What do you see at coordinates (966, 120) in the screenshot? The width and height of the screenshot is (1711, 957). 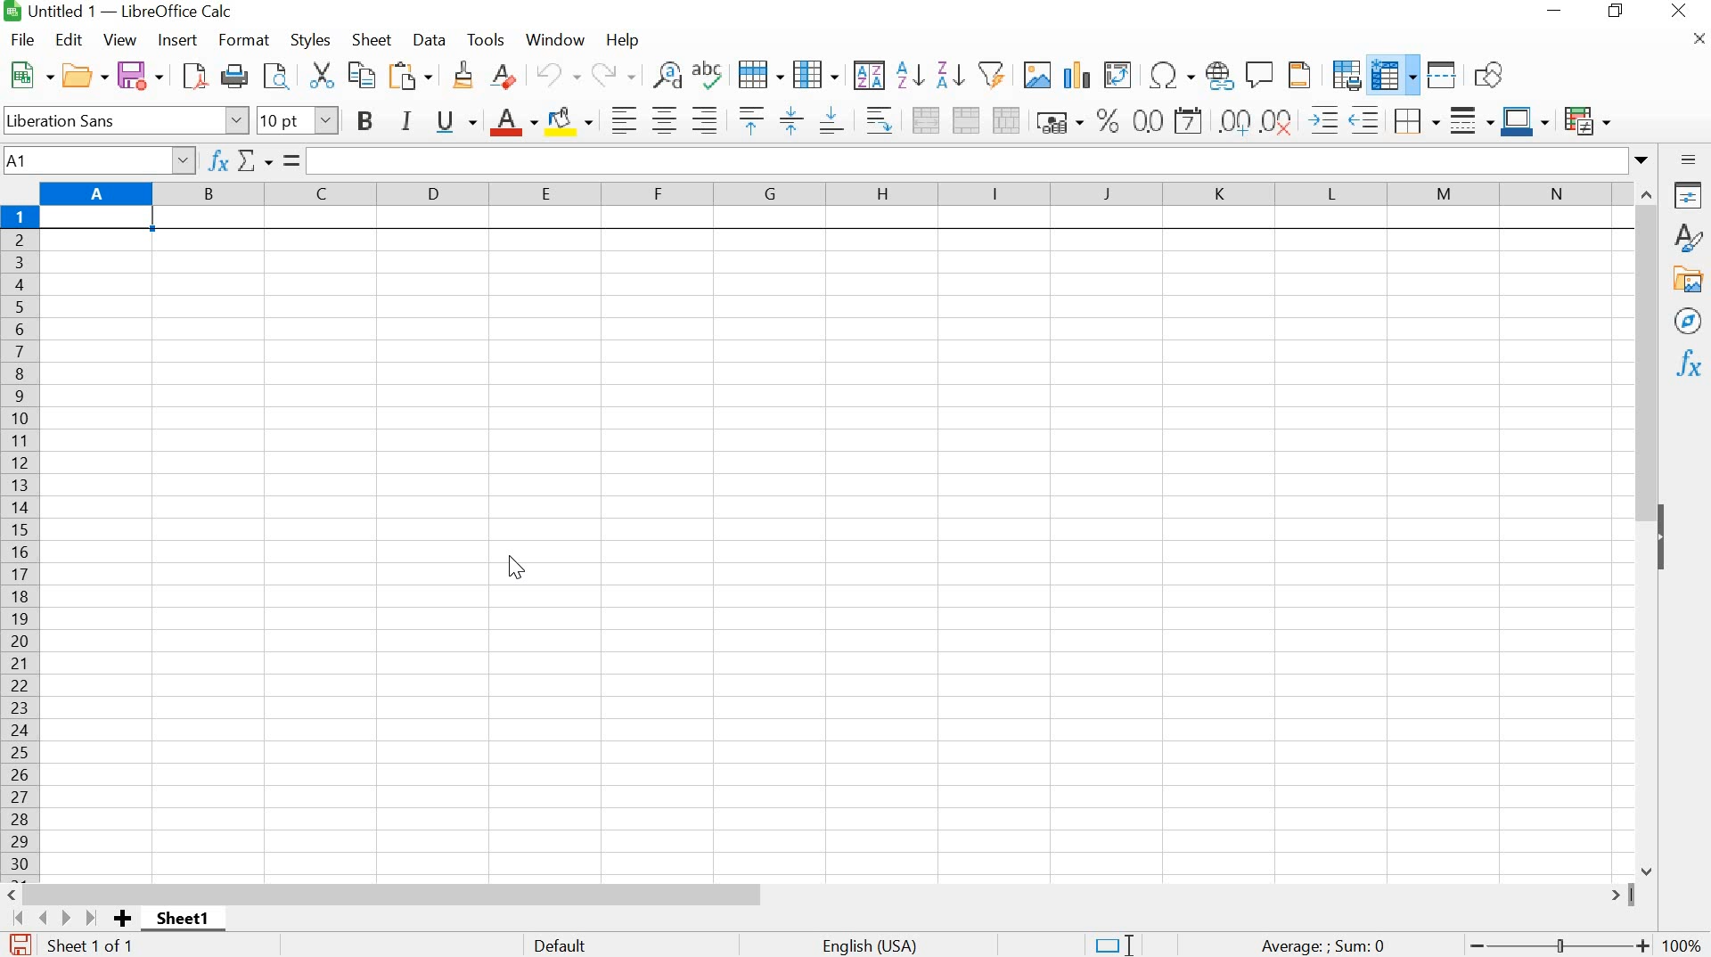 I see `MERGE OR UNMERGE CELLS` at bounding box center [966, 120].